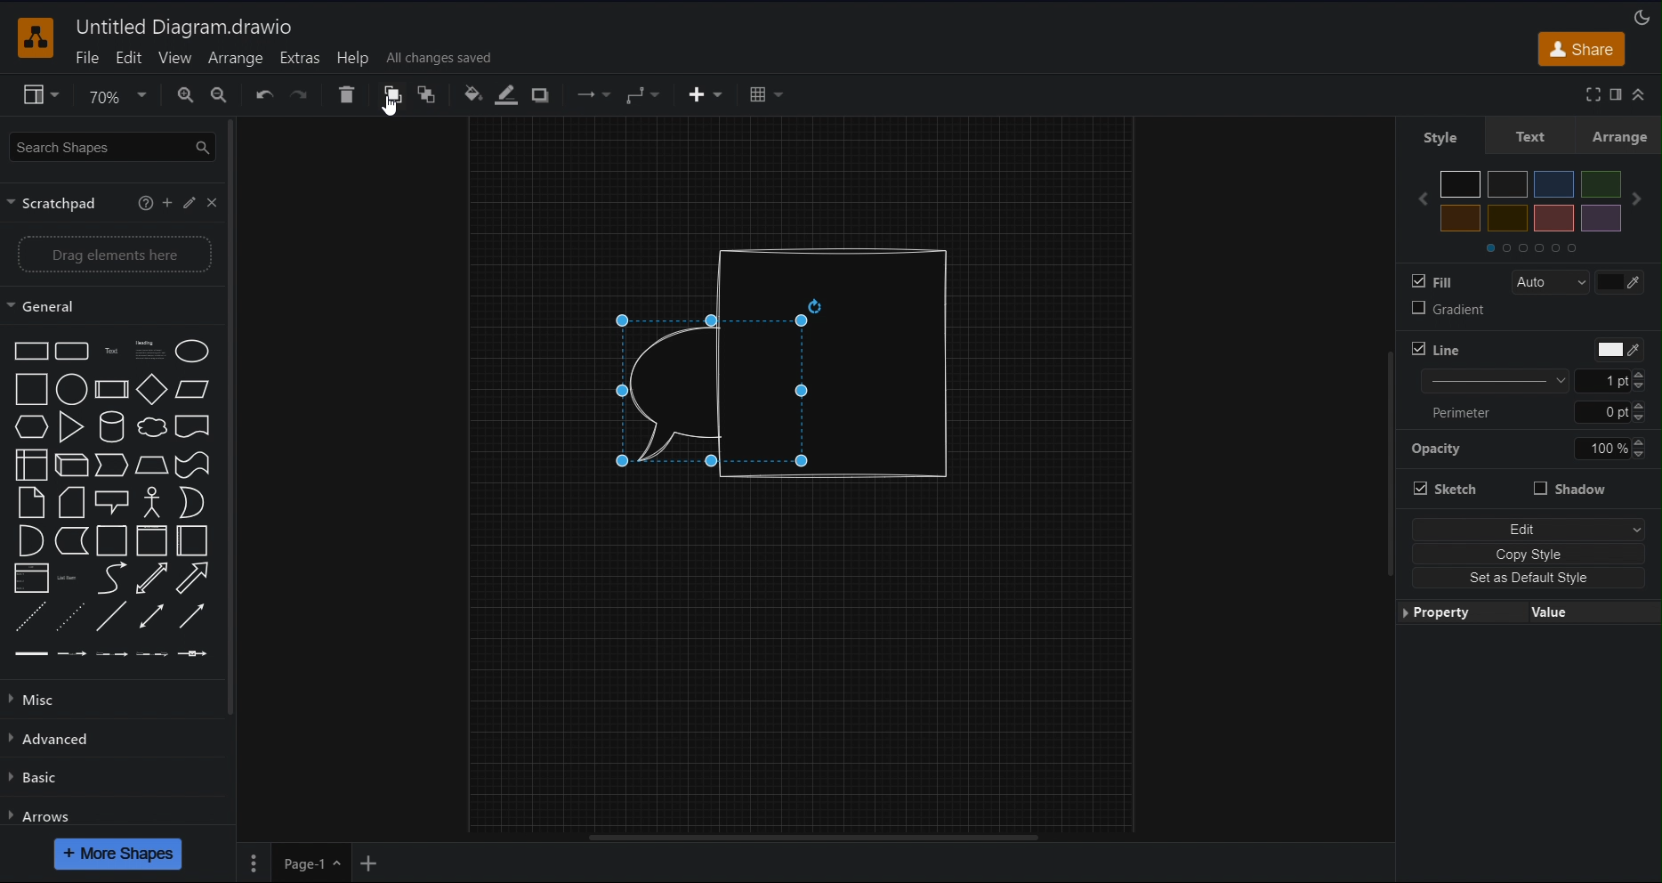  What do you see at coordinates (1448, 308) in the screenshot?
I see `Gradient` at bounding box center [1448, 308].